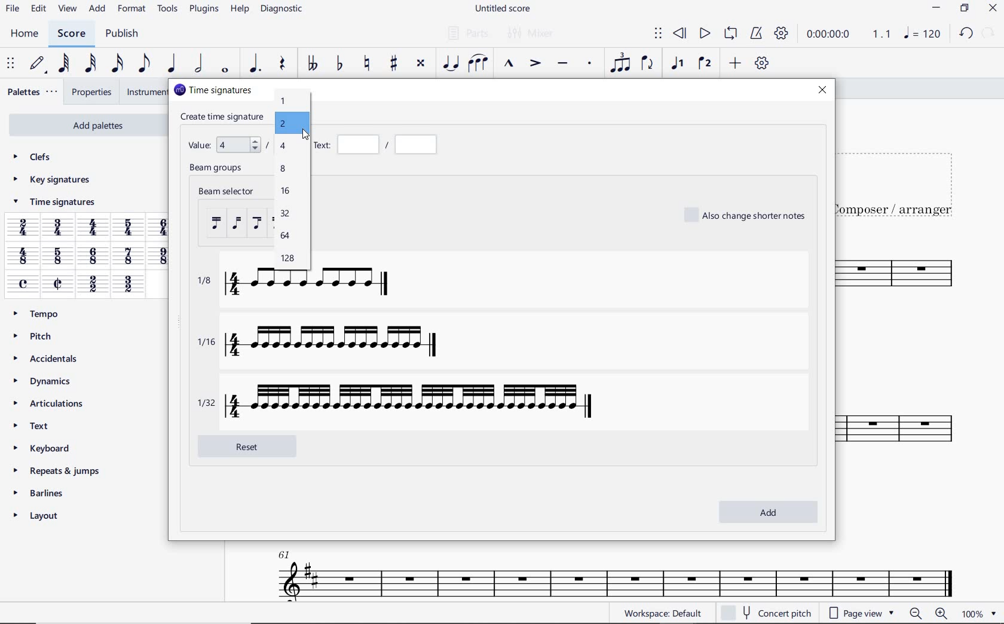 The image size is (1004, 624). What do you see at coordinates (647, 64) in the screenshot?
I see `FLIP DIRECTION` at bounding box center [647, 64].